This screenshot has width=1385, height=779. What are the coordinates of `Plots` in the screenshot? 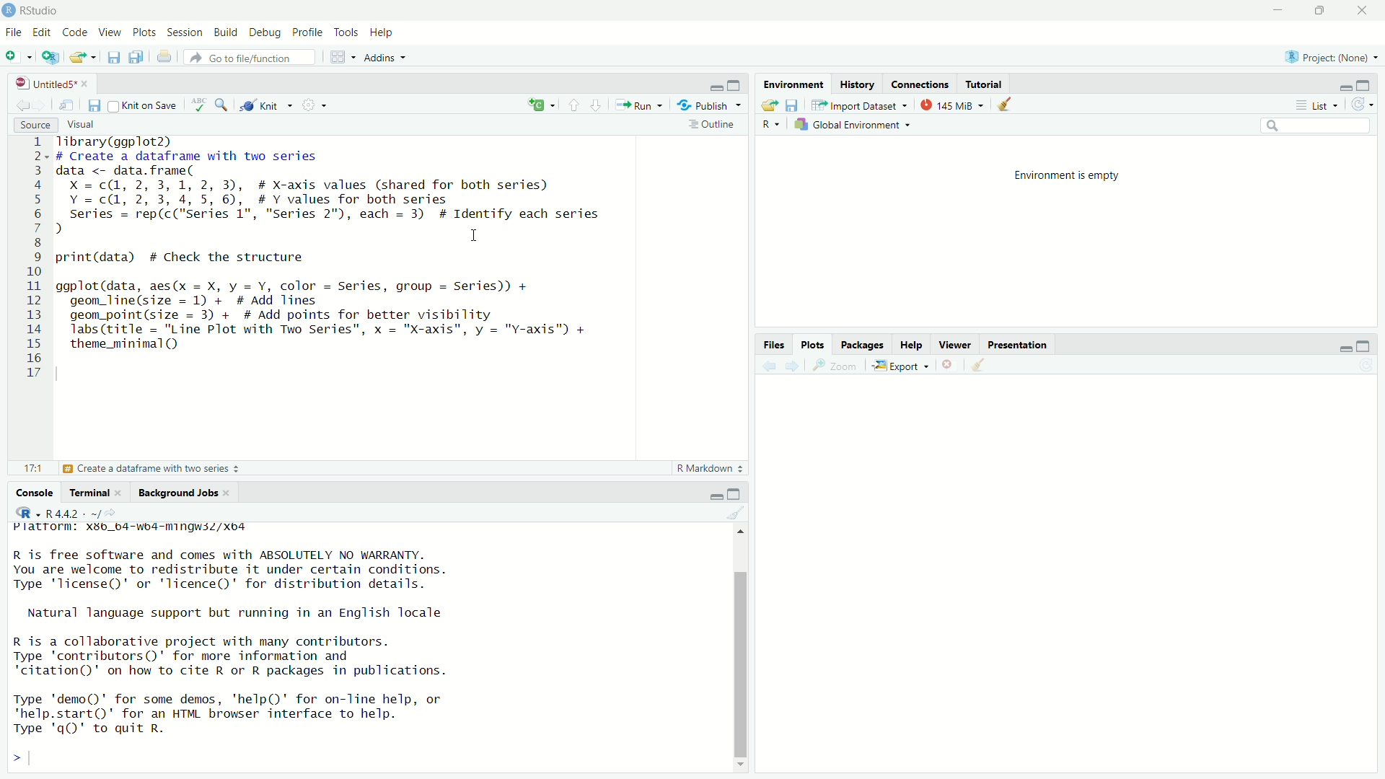 It's located at (148, 35).